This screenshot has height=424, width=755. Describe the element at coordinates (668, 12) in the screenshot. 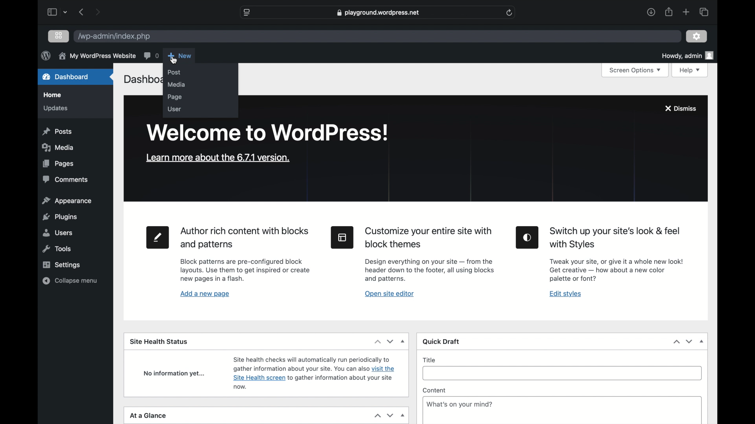

I see `share` at that location.